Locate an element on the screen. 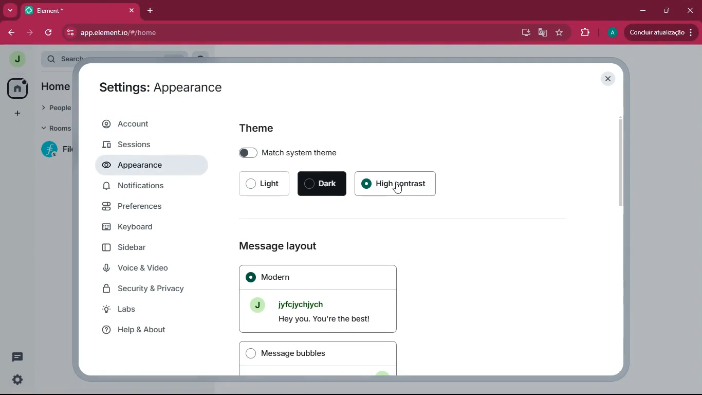 The width and height of the screenshot is (702, 395). profile picture is located at coordinates (16, 59).